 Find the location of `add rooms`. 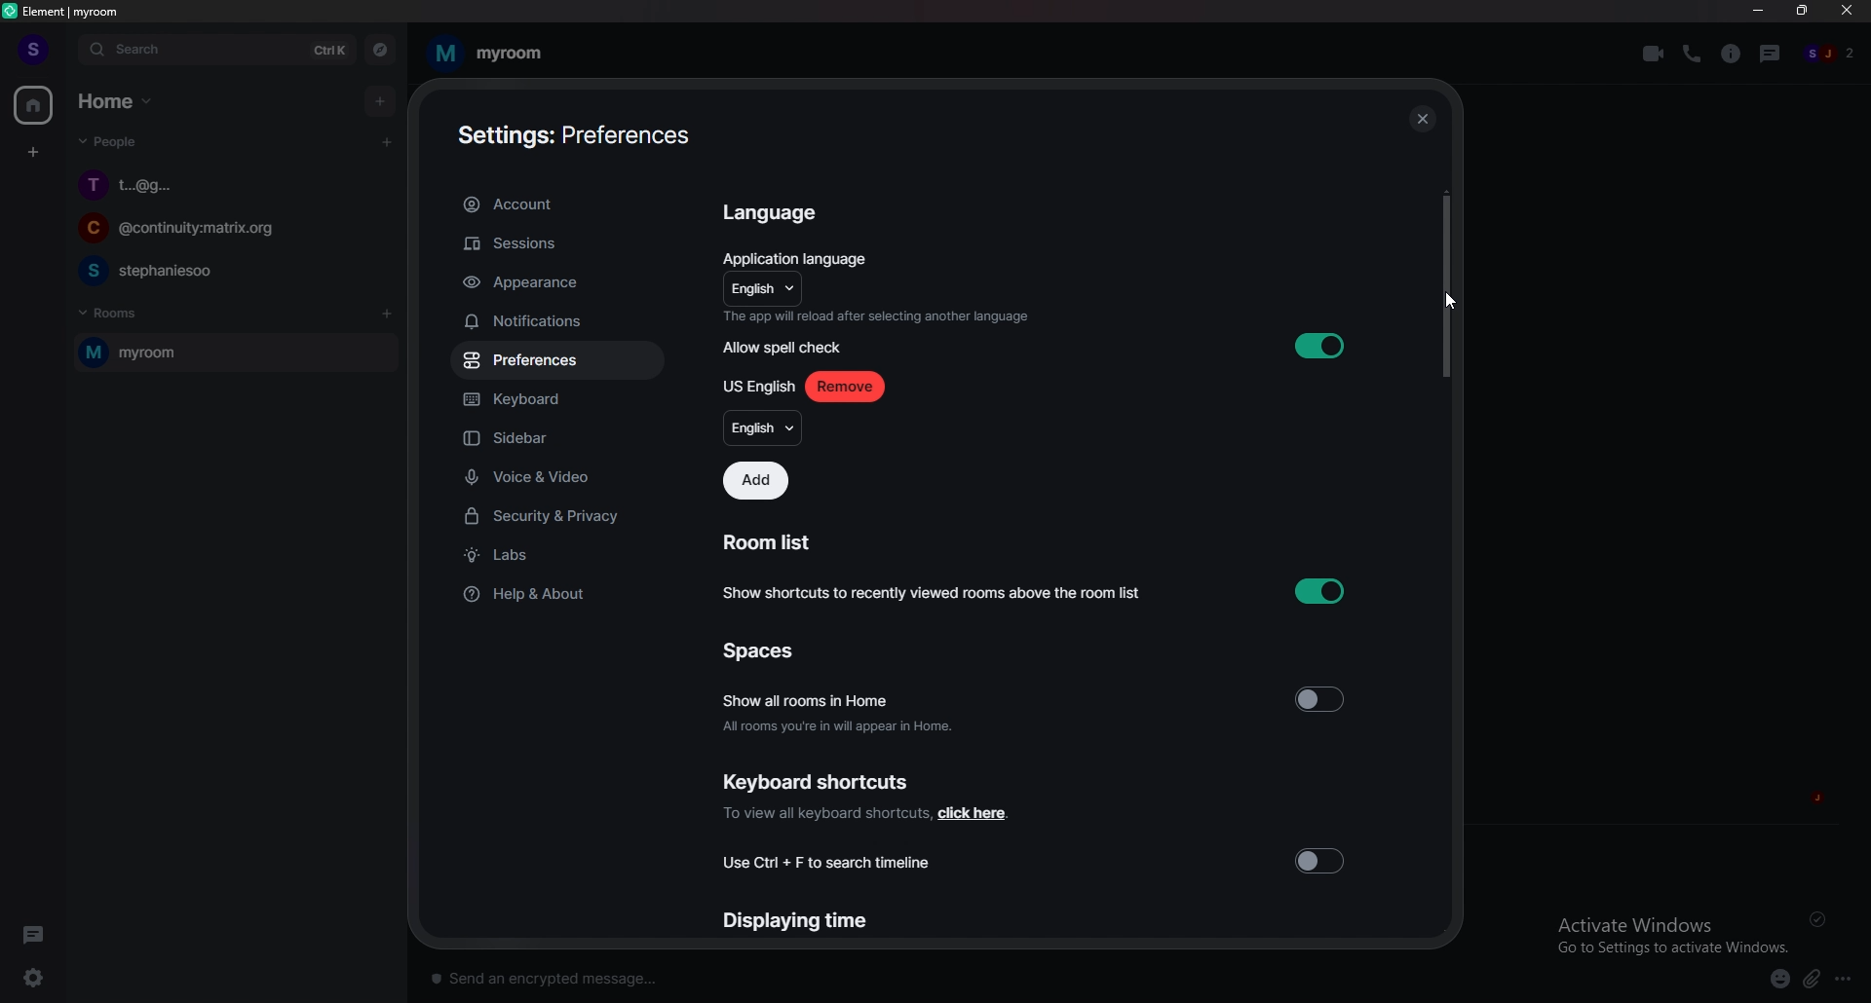

add rooms is located at coordinates (388, 315).